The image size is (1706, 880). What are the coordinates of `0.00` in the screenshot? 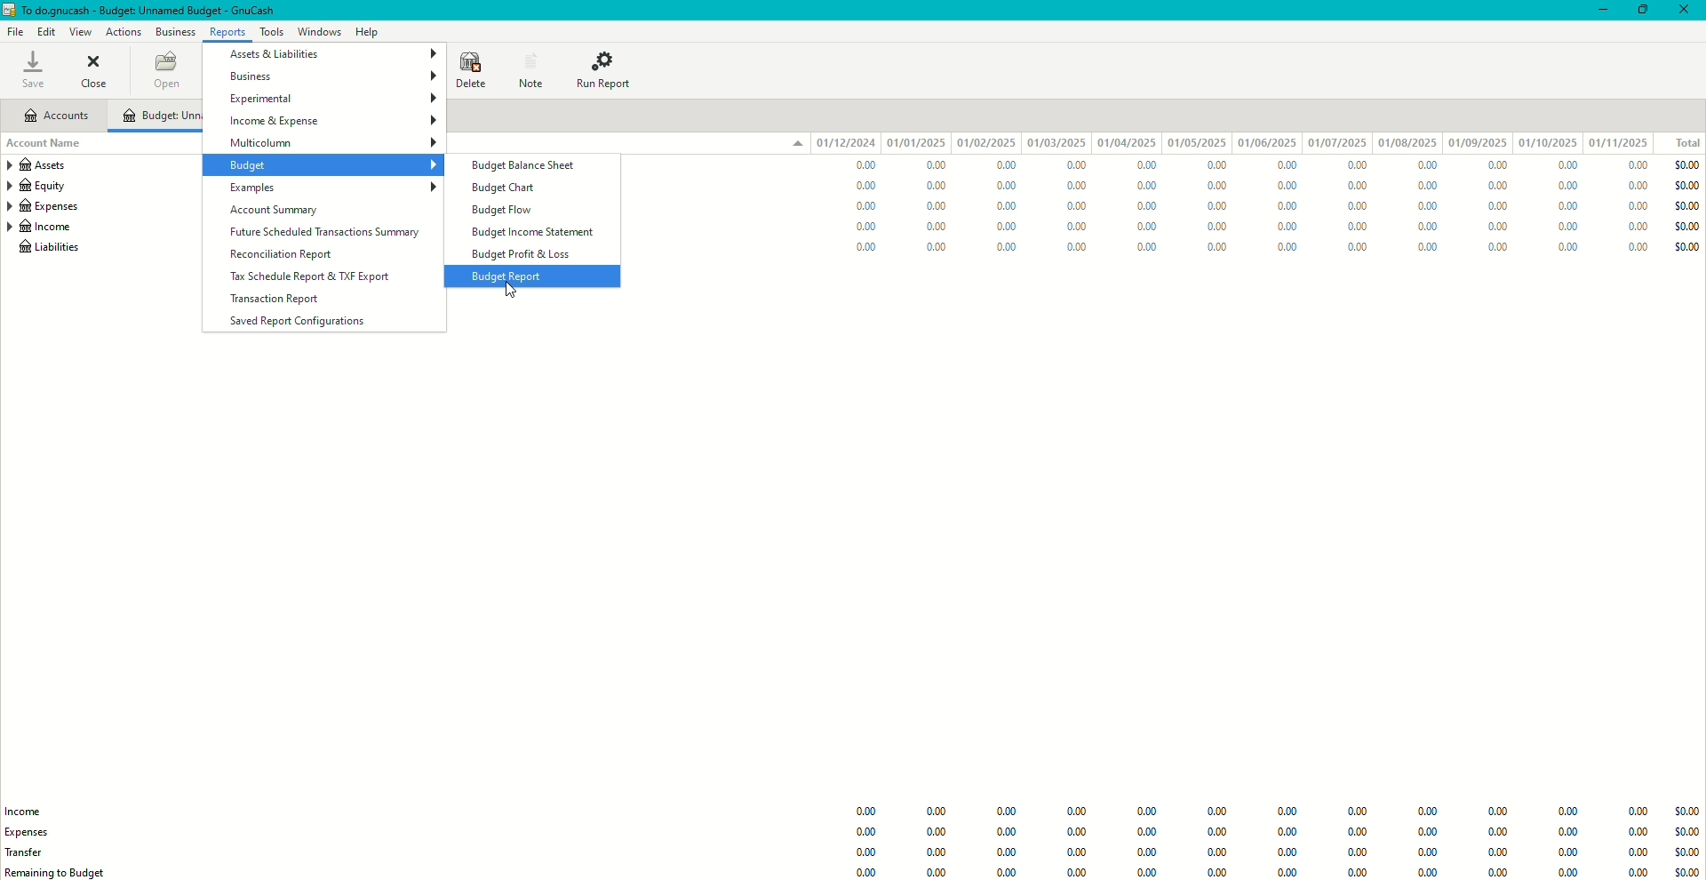 It's located at (1067, 166).